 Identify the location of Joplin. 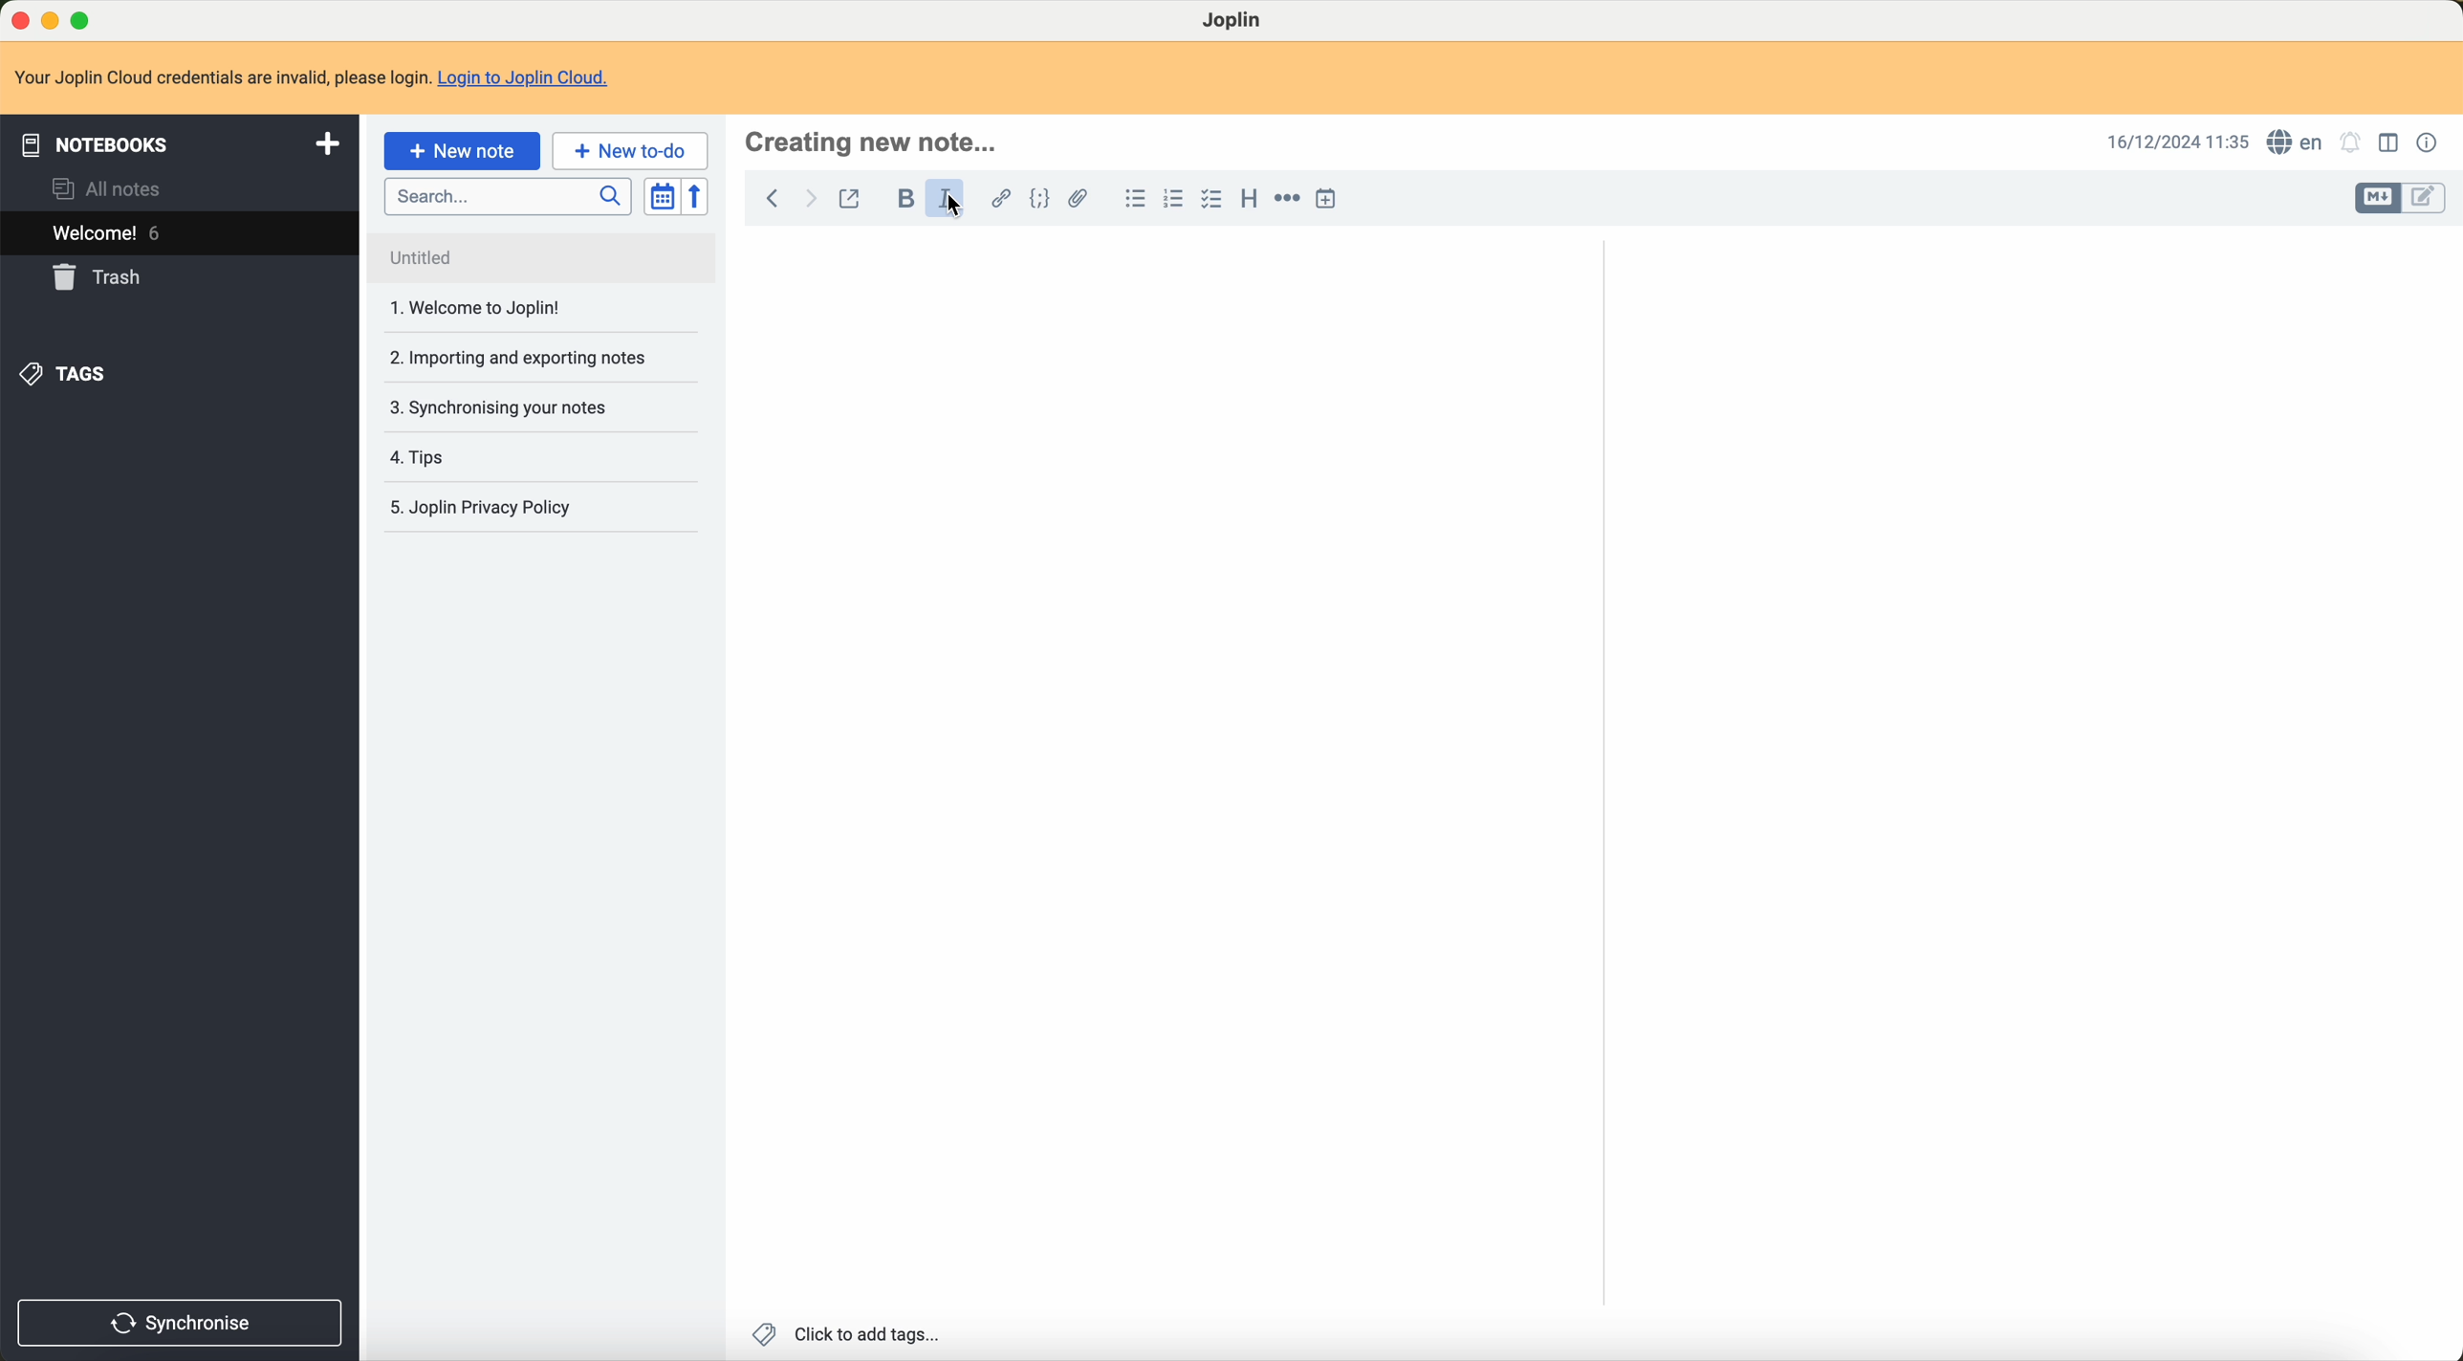
(1236, 21).